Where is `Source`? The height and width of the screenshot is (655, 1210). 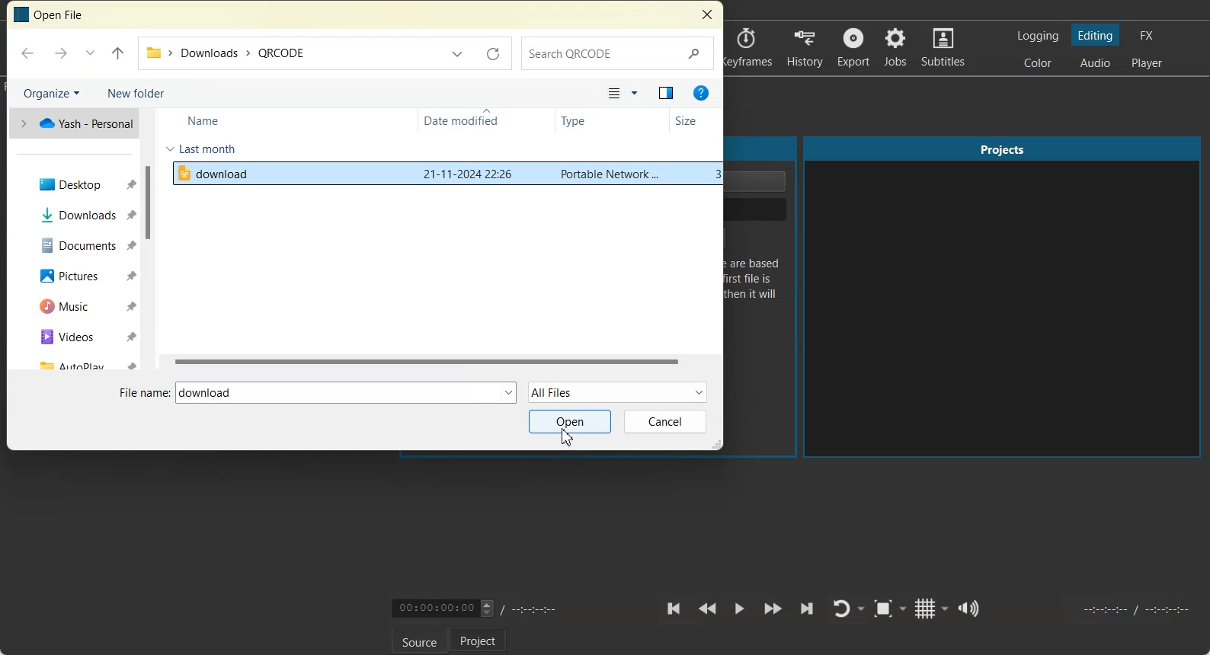 Source is located at coordinates (420, 641).